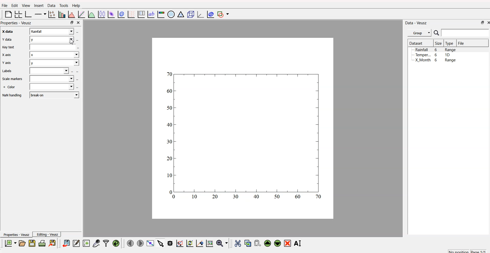  I want to click on export to graphics format, so click(53, 243).